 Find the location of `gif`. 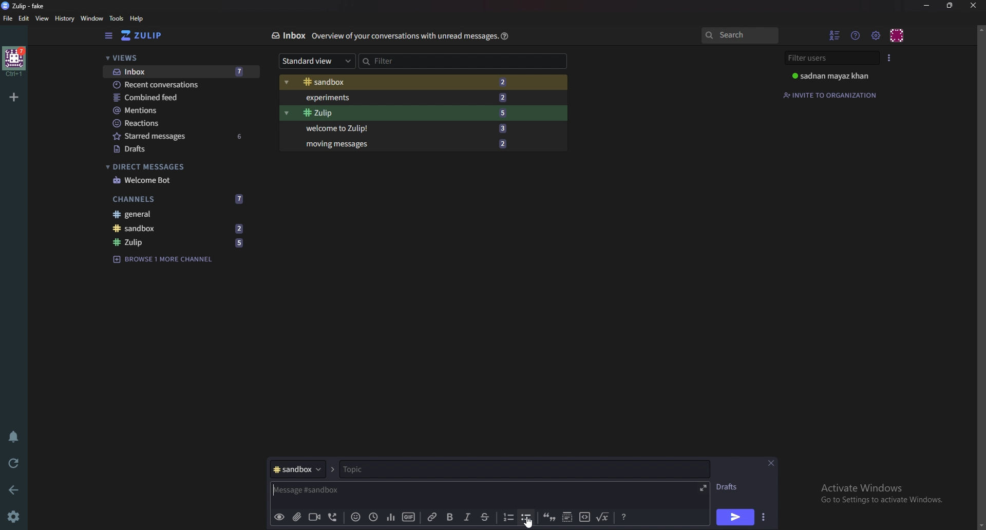

gif is located at coordinates (409, 517).